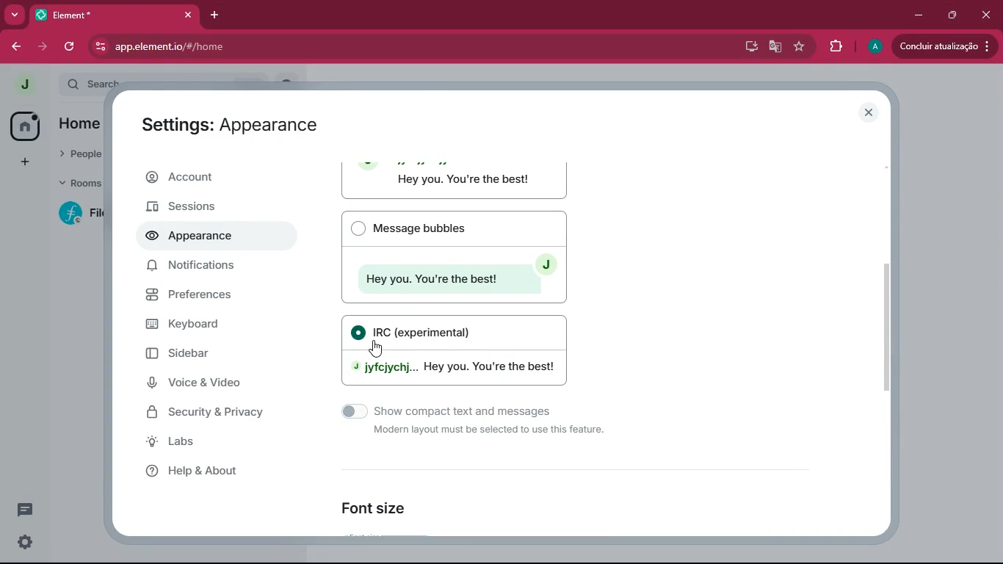 This screenshot has height=564, width=1003. I want to click on scroll bar, so click(888, 320).